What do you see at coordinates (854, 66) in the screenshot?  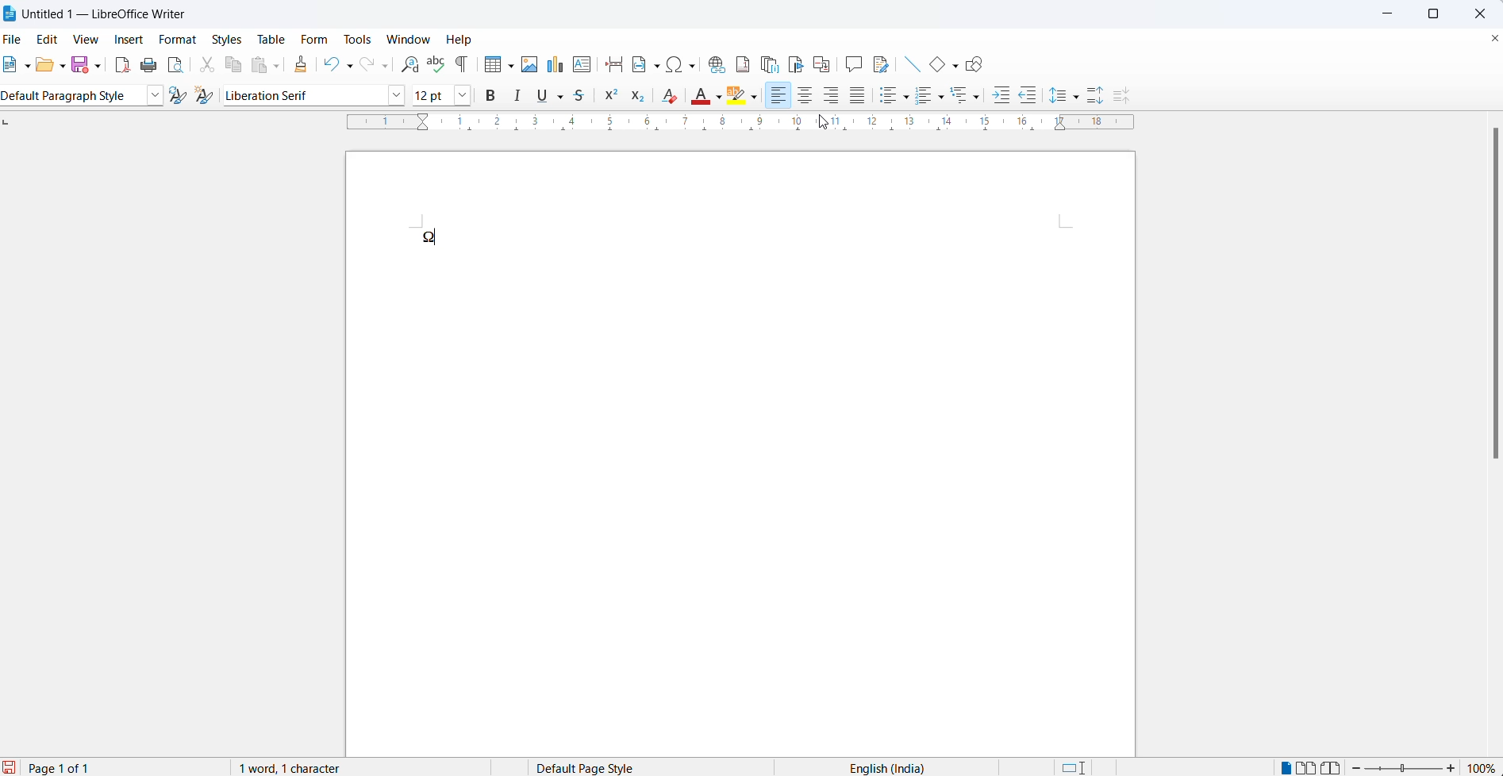 I see `insert comments` at bounding box center [854, 66].